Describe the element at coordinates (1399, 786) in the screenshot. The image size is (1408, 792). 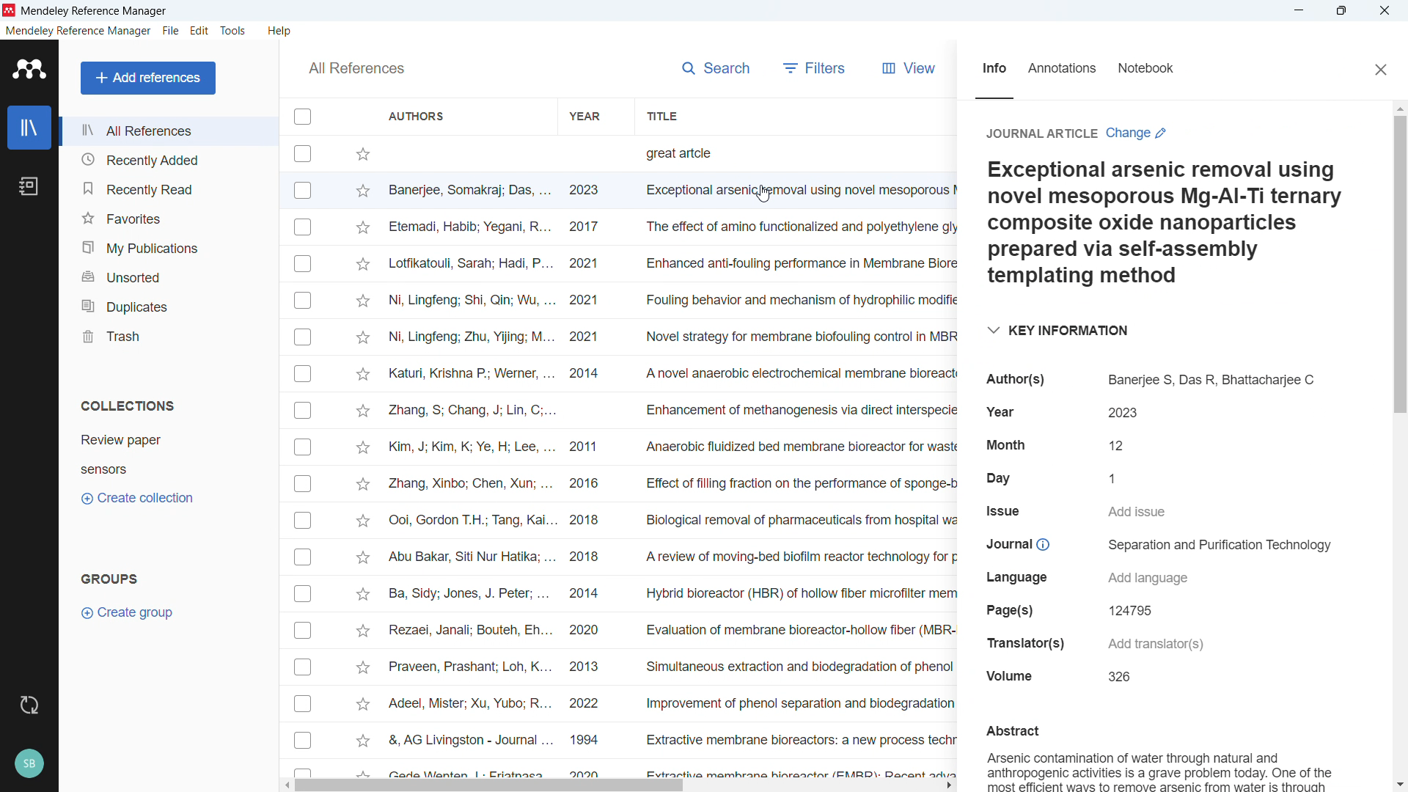
I see `Scroll down ` at that location.